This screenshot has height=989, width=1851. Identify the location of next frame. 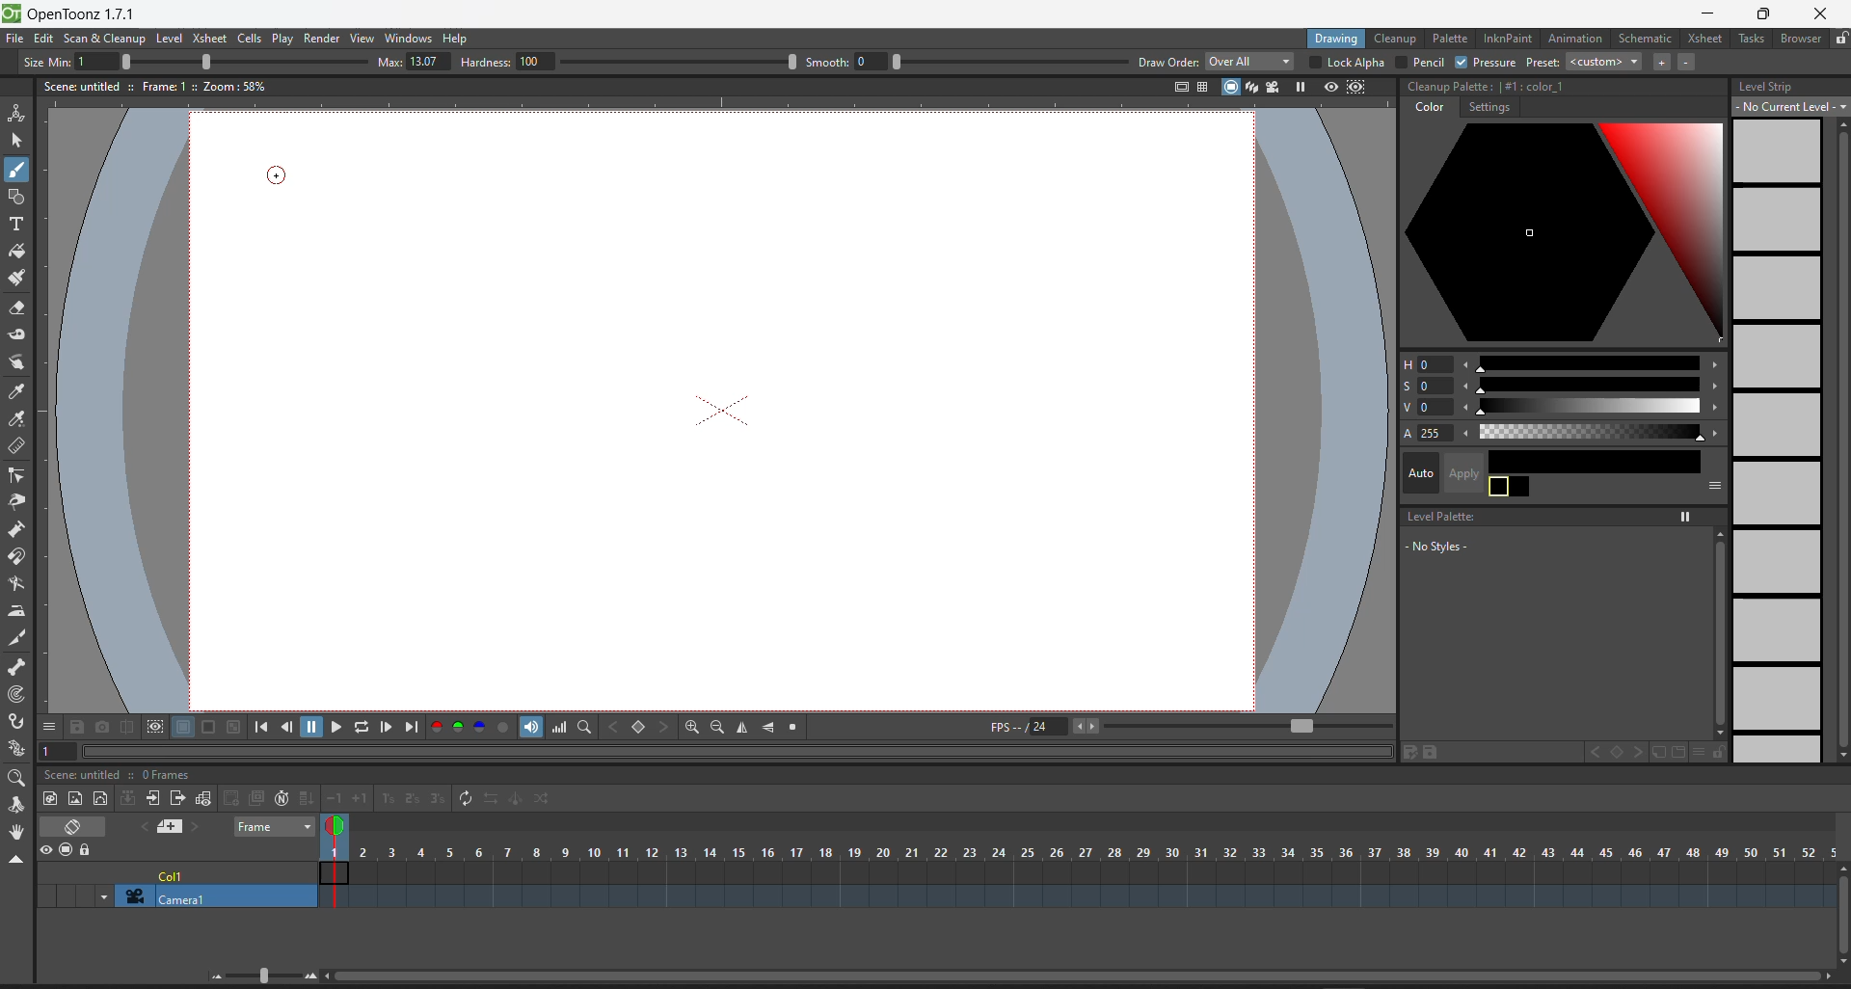
(388, 729).